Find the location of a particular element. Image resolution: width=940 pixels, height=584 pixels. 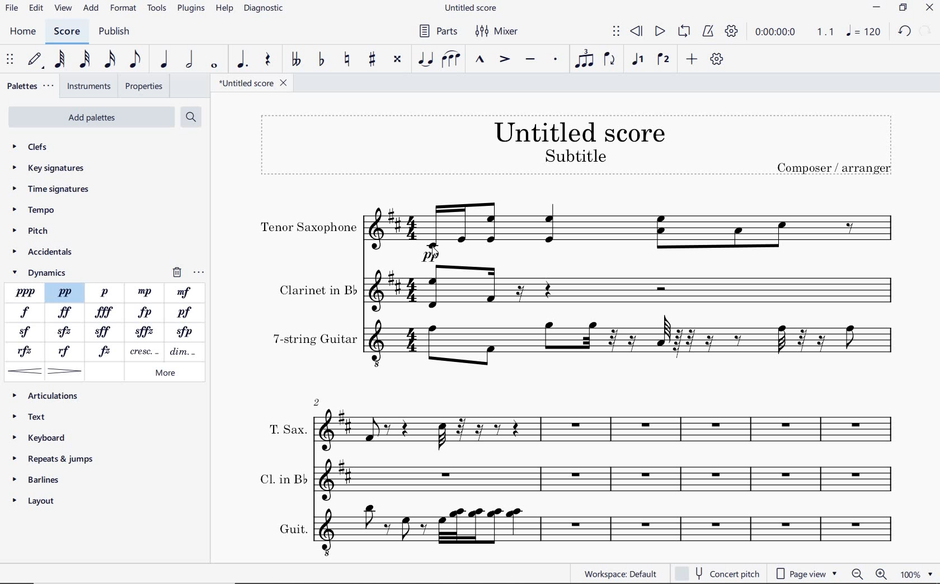

TEXT is located at coordinates (31, 417).